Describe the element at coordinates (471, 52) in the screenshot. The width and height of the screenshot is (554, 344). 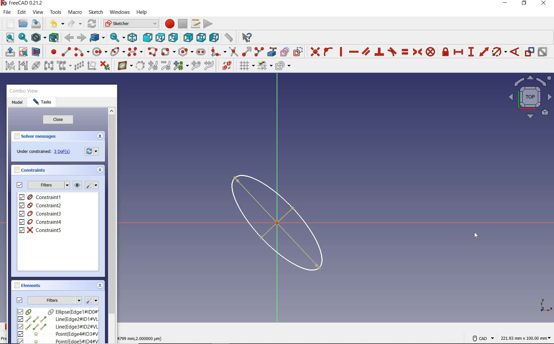
I see `constrain vertical distance` at that location.